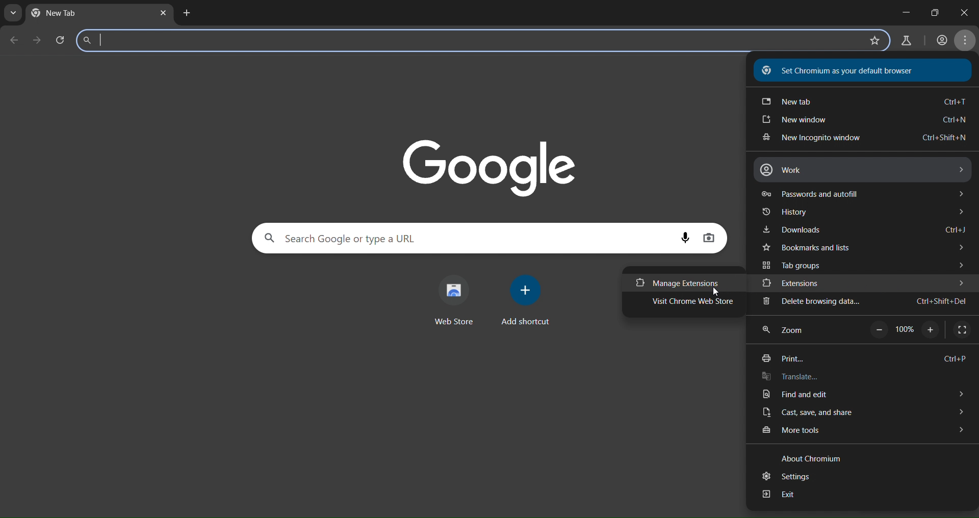  What do you see at coordinates (860, 72) in the screenshot?
I see `set chromium as yr default browser` at bounding box center [860, 72].